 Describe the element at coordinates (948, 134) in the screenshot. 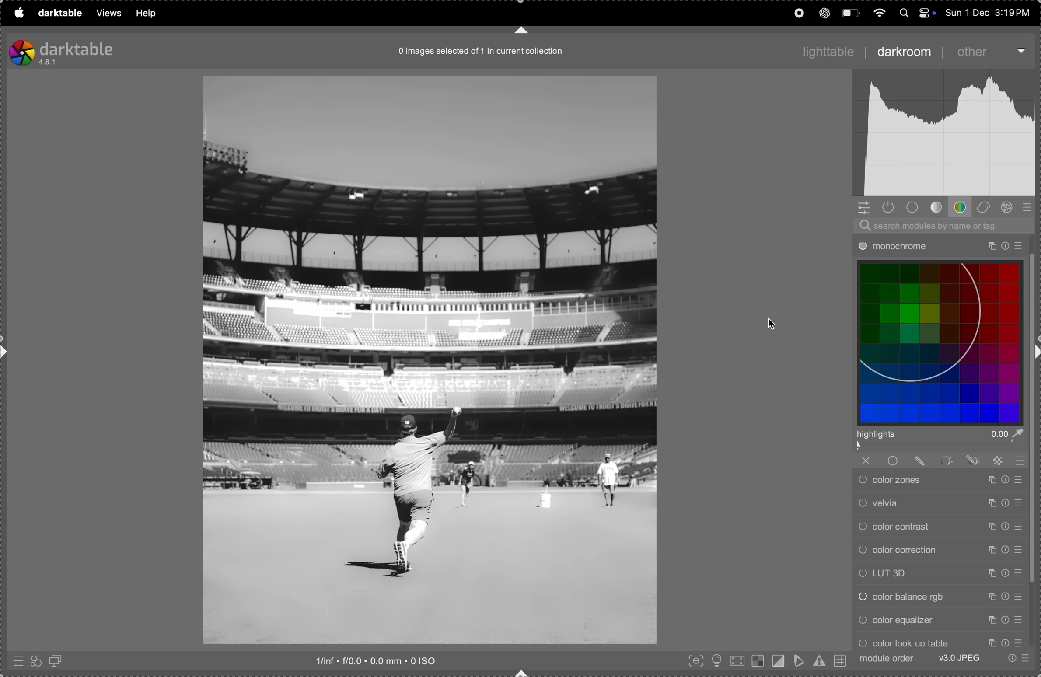

I see `` at that location.